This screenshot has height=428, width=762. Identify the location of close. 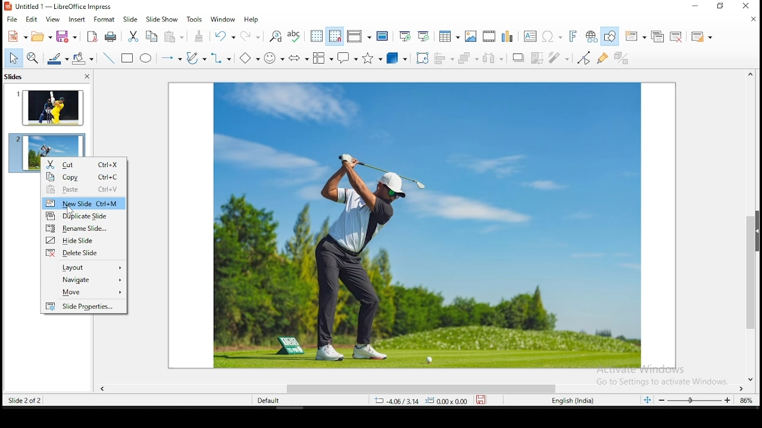
(752, 20).